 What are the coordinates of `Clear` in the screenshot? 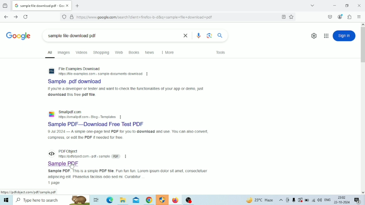 It's located at (186, 35).